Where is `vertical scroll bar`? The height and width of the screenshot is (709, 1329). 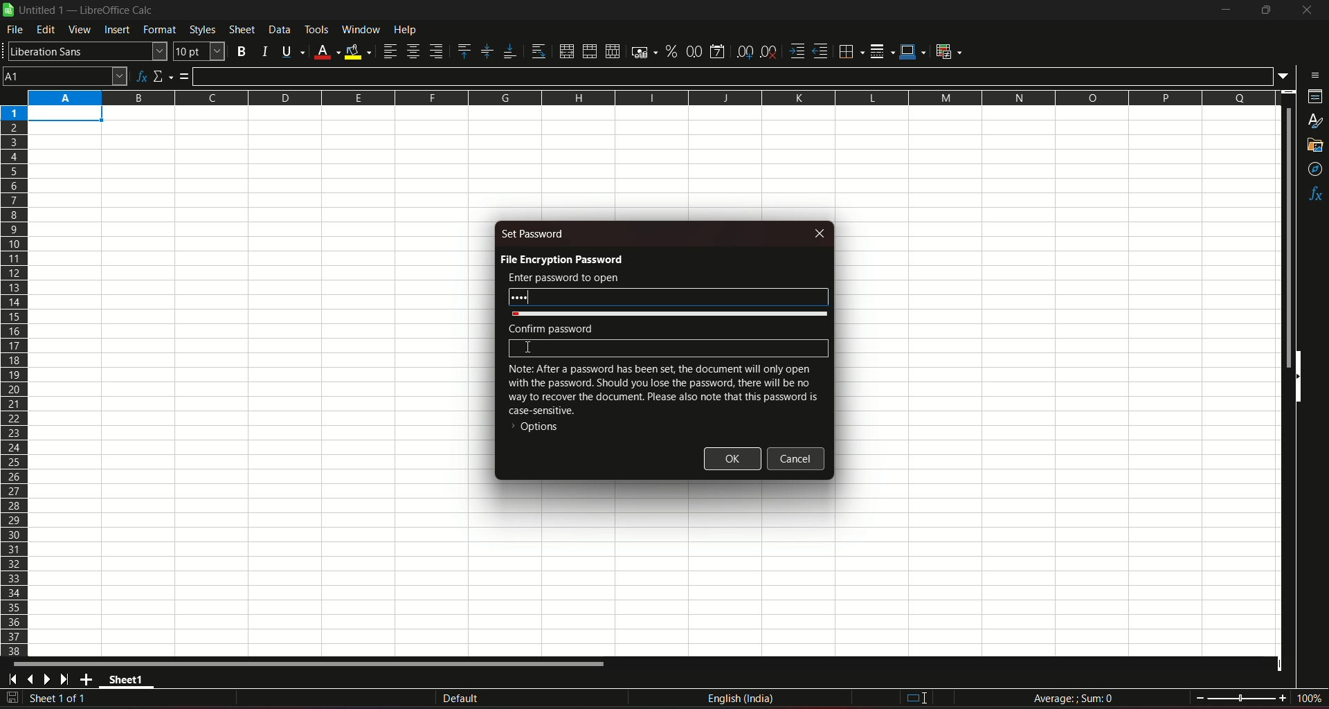
vertical scroll bar is located at coordinates (1287, 235).